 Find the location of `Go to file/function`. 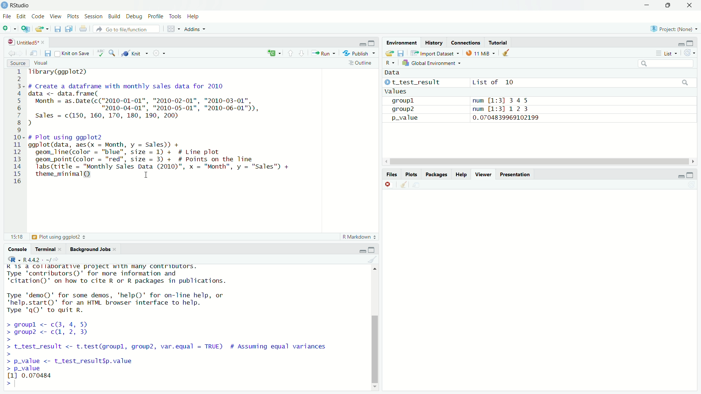

Go to file/function is located at coordinates (129, 28).